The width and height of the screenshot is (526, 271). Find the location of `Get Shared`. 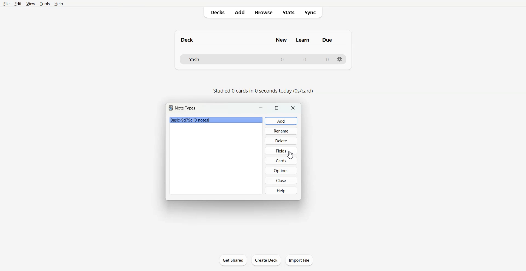

Get Shared is located at coordinates (233, 260).